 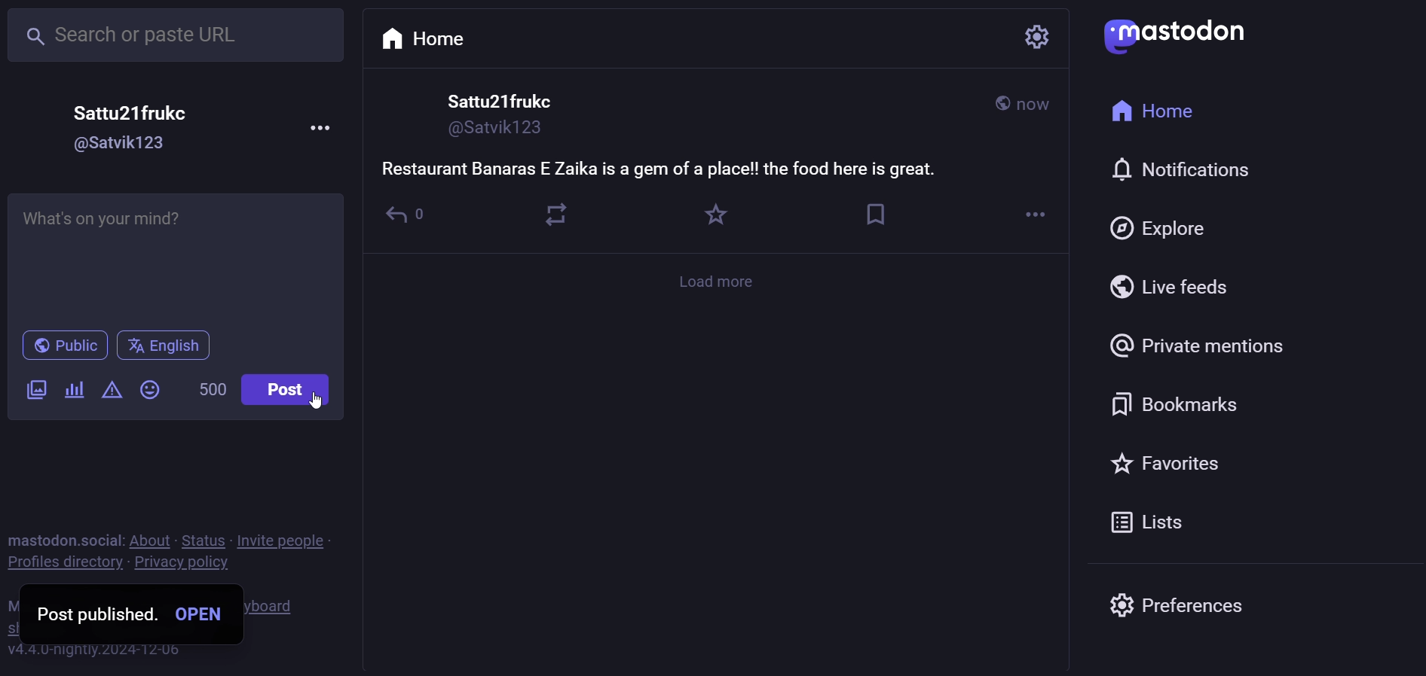 What do you see at coordinates (555, 214) in the screenshot?
I see `boost` at bounding box center [555, 214].